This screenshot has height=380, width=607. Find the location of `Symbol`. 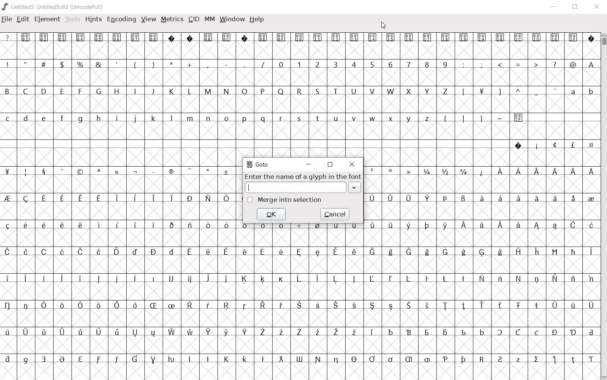

Symbol is located at coordinates (99, 38).